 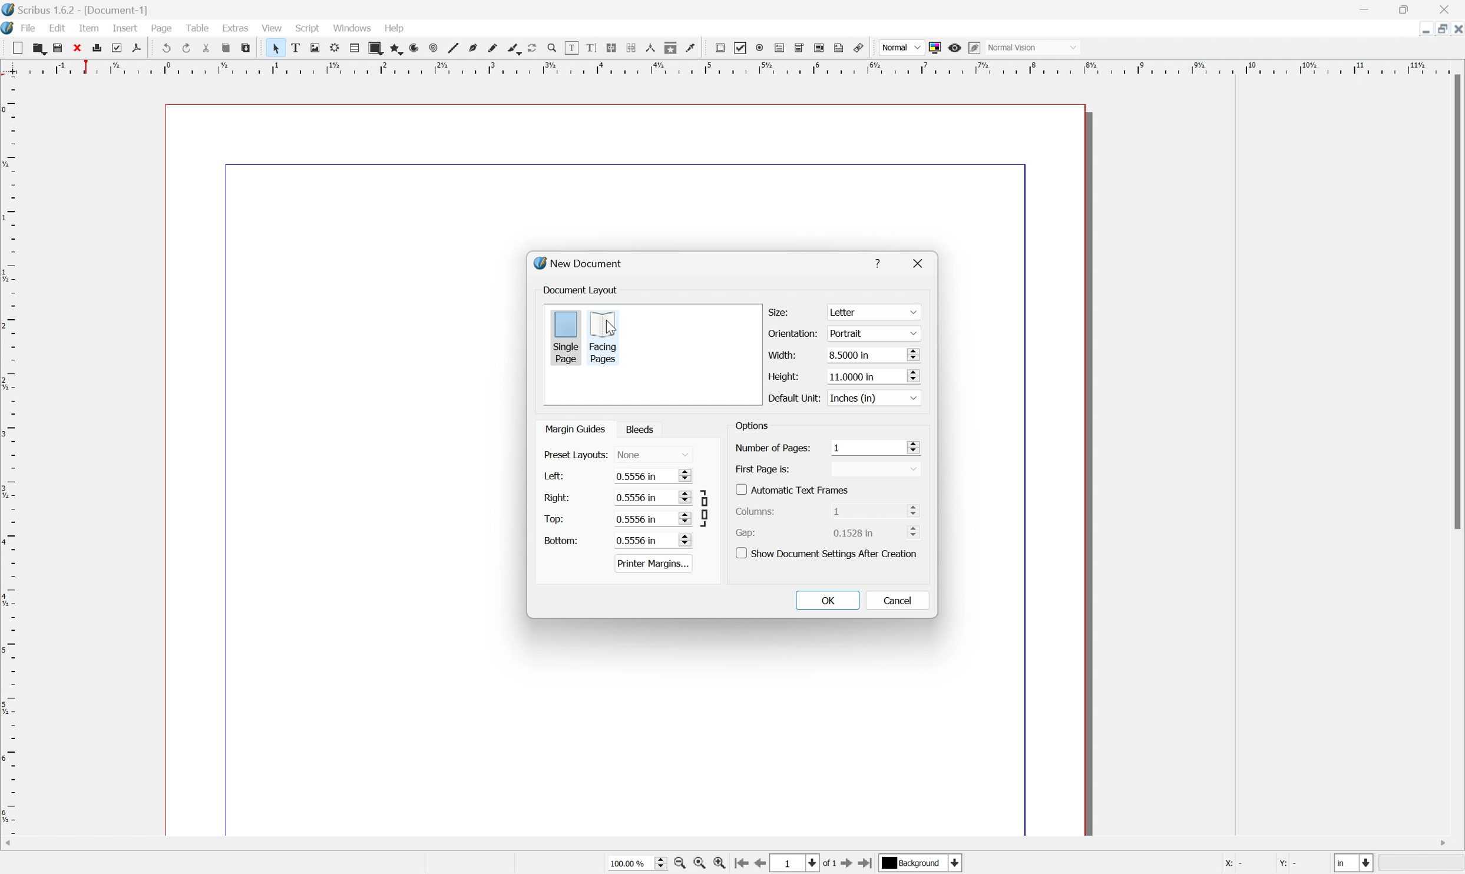 What do you see at coordinates (571, 47) in the screenshot?
I see `Edit contents of frame` at bounding box center [571, 47].